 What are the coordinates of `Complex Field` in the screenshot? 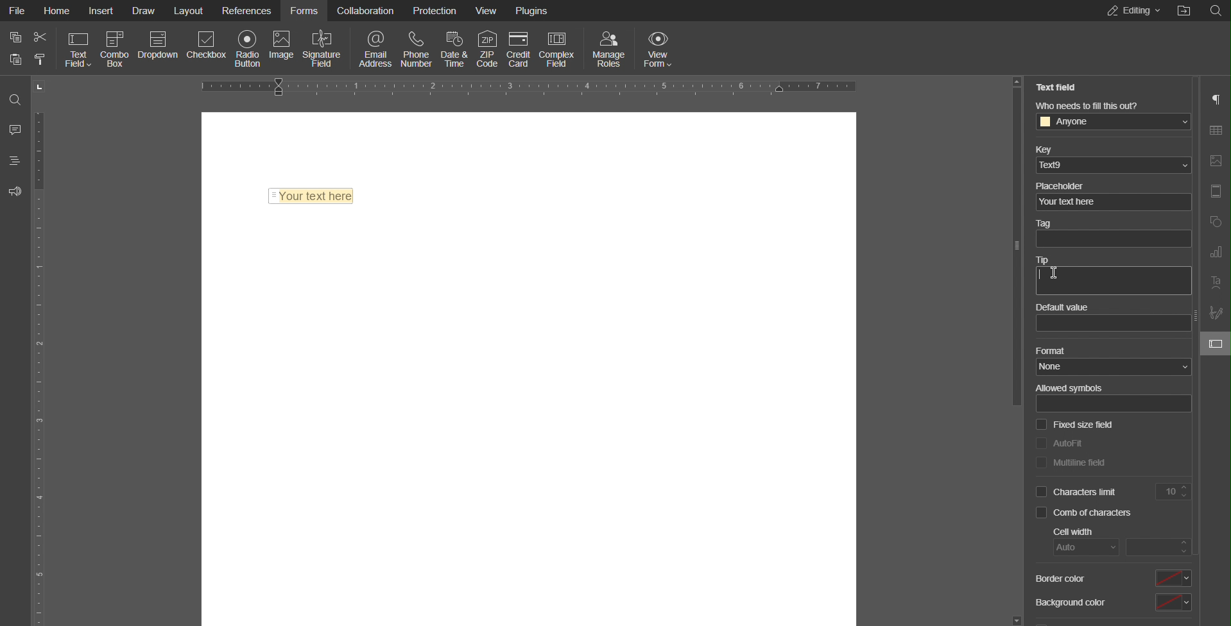 It's located at (560, 48).